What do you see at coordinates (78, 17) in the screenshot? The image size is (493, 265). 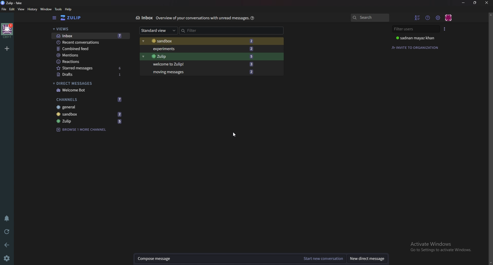 I see `zulip` at bounding box center [78, 17].